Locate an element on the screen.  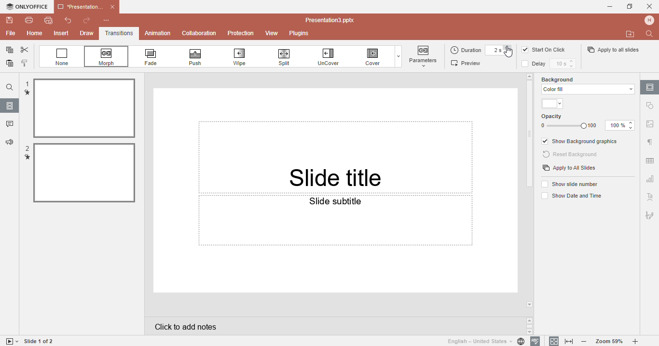
Click to add notes is located at coordinates (334, 326).